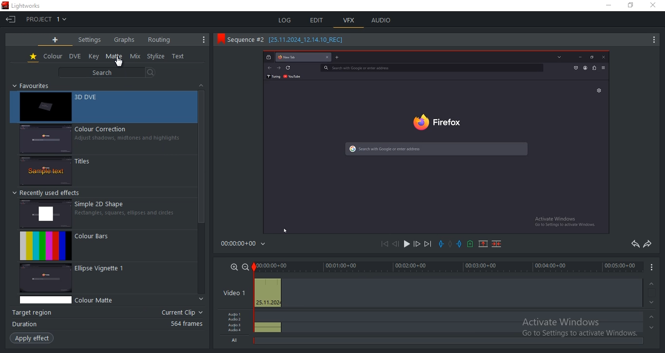  Describe the element at coordinates (382, 20) in the screenshot. I see `audio` at that location.